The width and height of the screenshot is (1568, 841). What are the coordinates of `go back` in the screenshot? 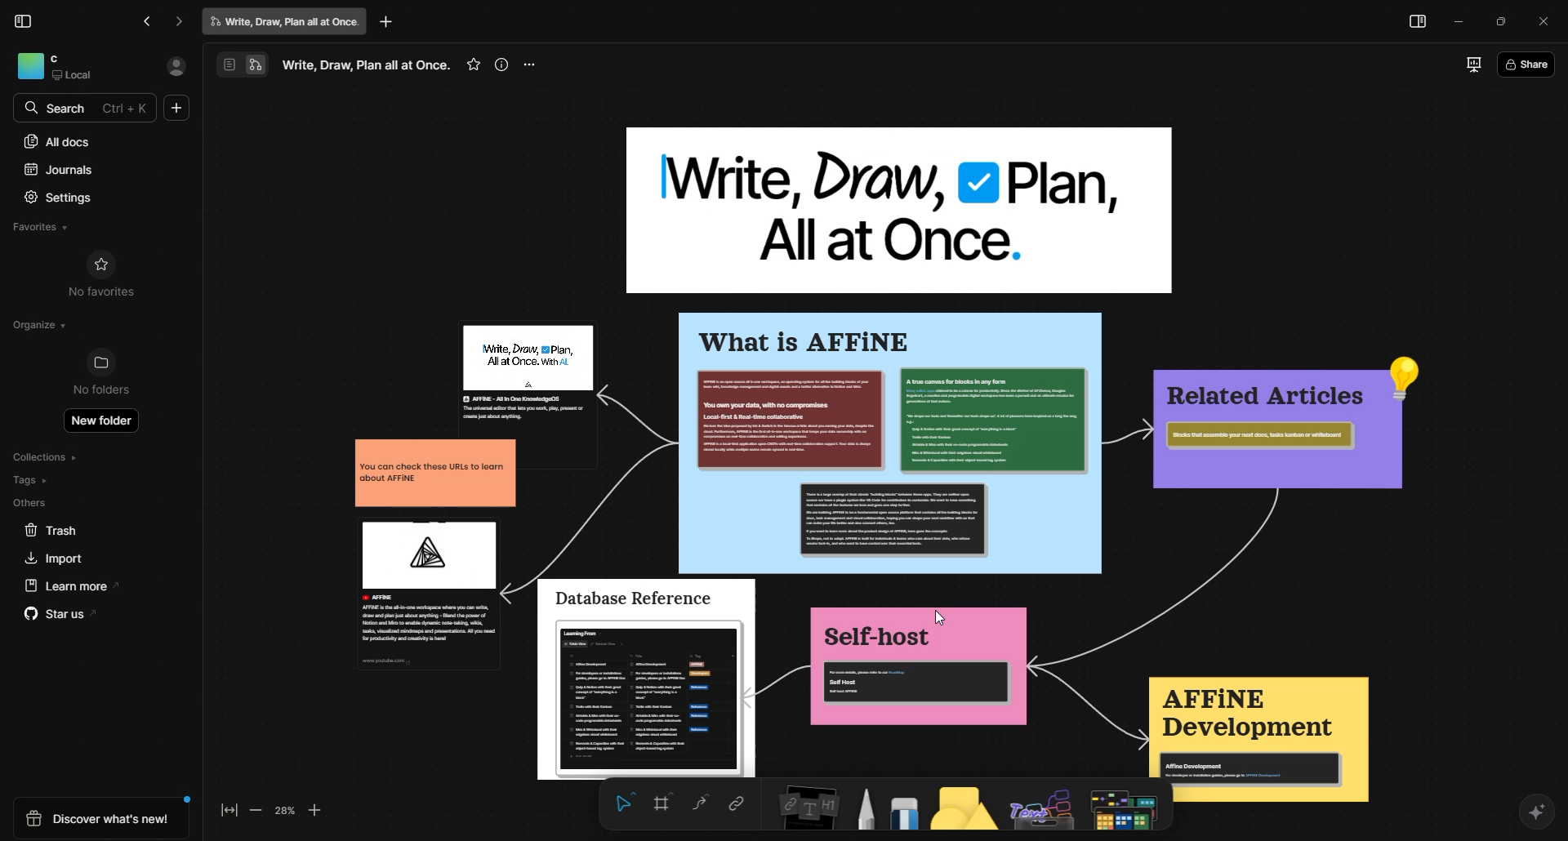 It's located at (149, 21).